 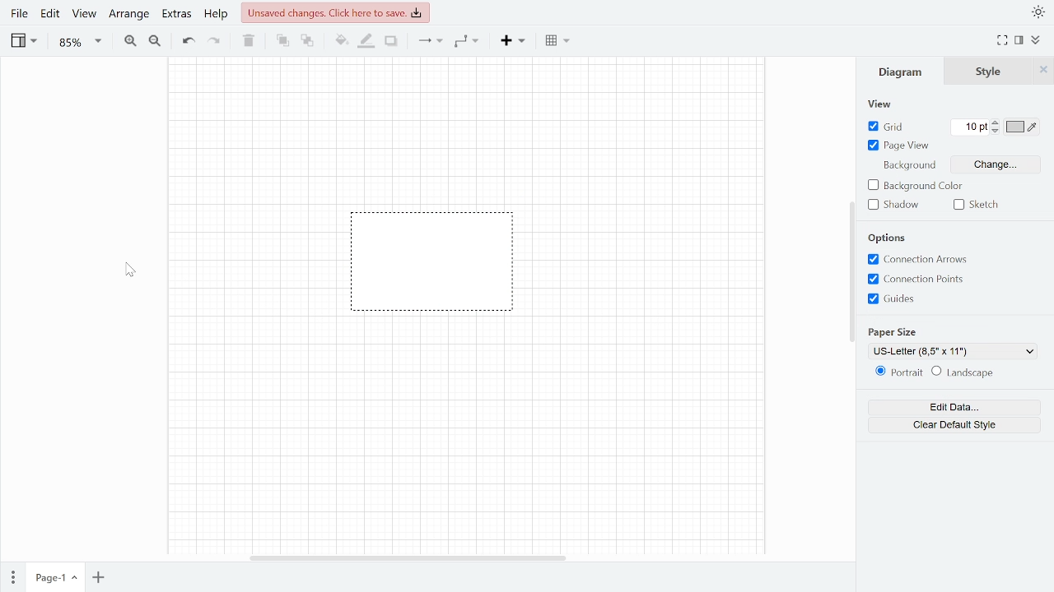 I want to click on Unsaved changes. Click here to save., so click(x=336, y=11).